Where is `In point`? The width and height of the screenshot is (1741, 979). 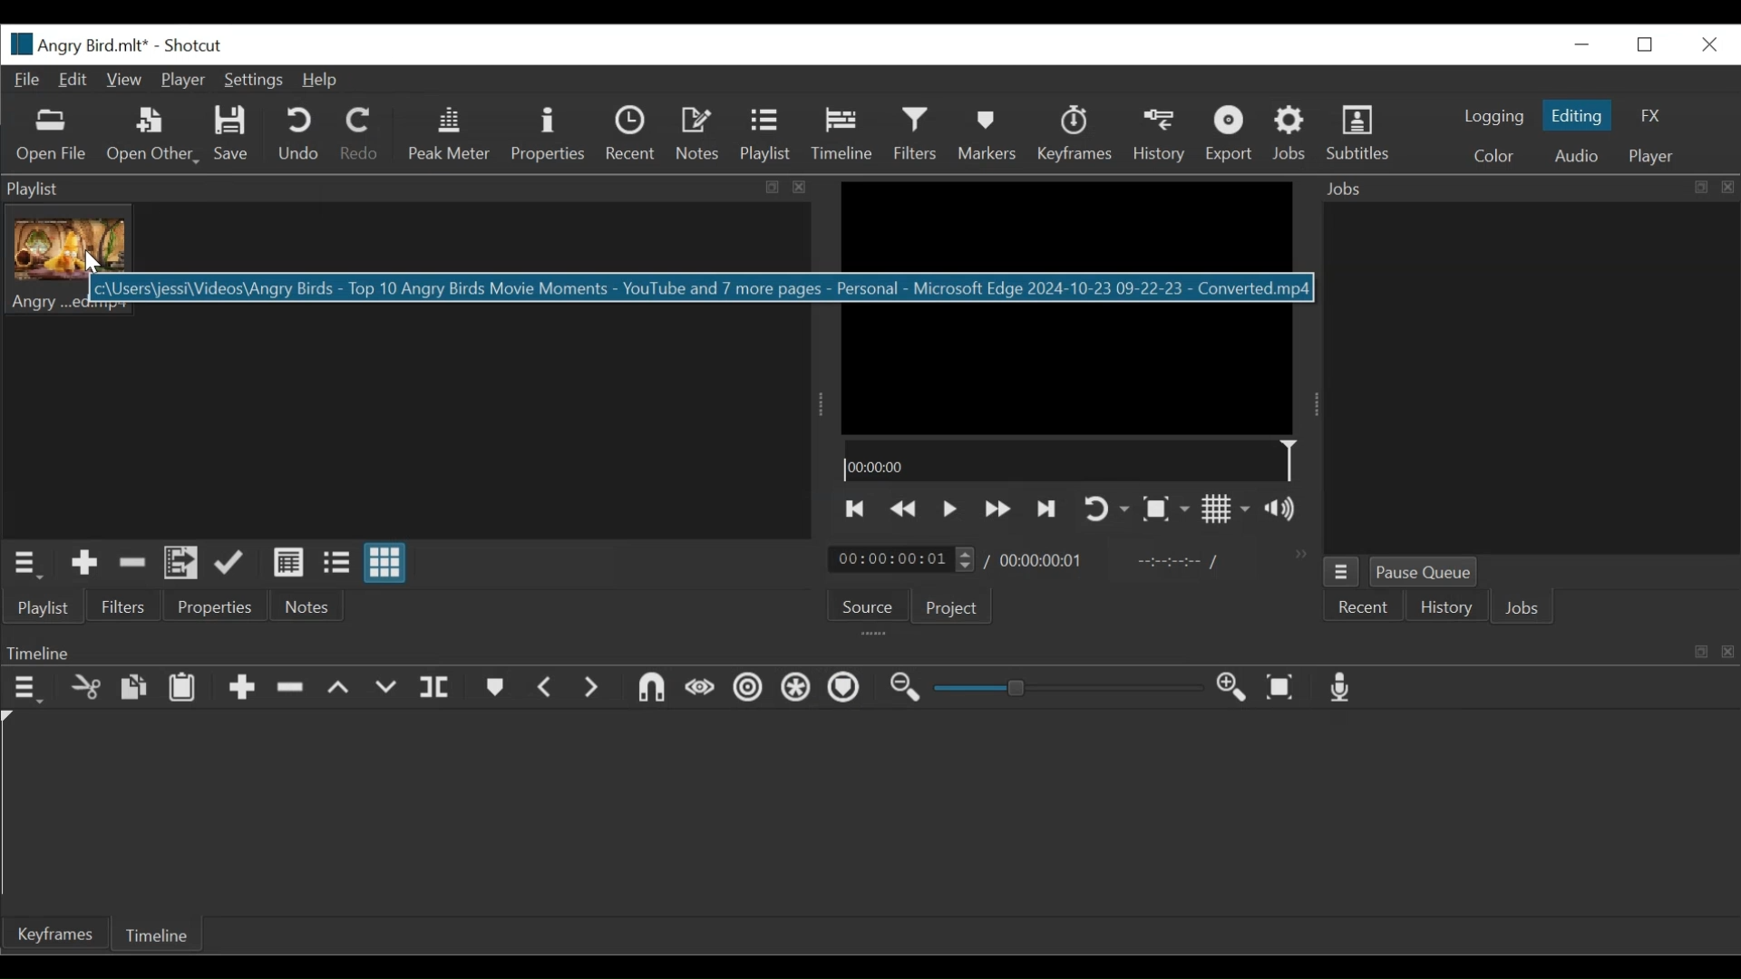
In point is located at coordinates (1176, 562).